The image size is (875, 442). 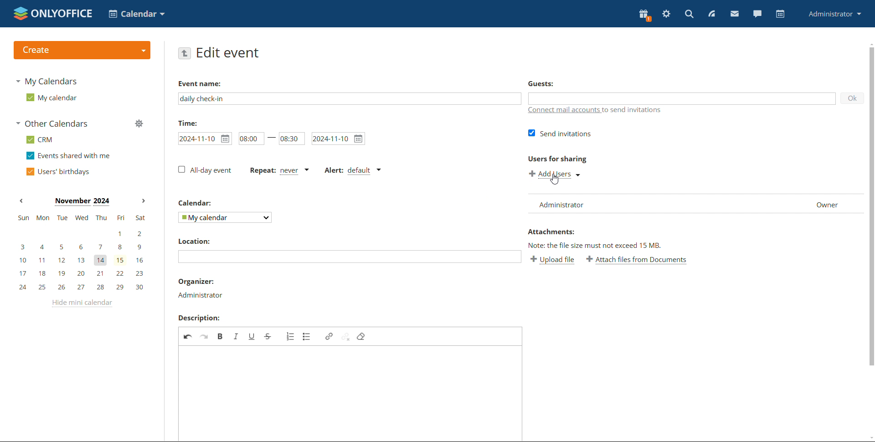 What do you see at coordinates (229, 53) in the screenshot?
I see `edit event` at bounding box center [229, 53].